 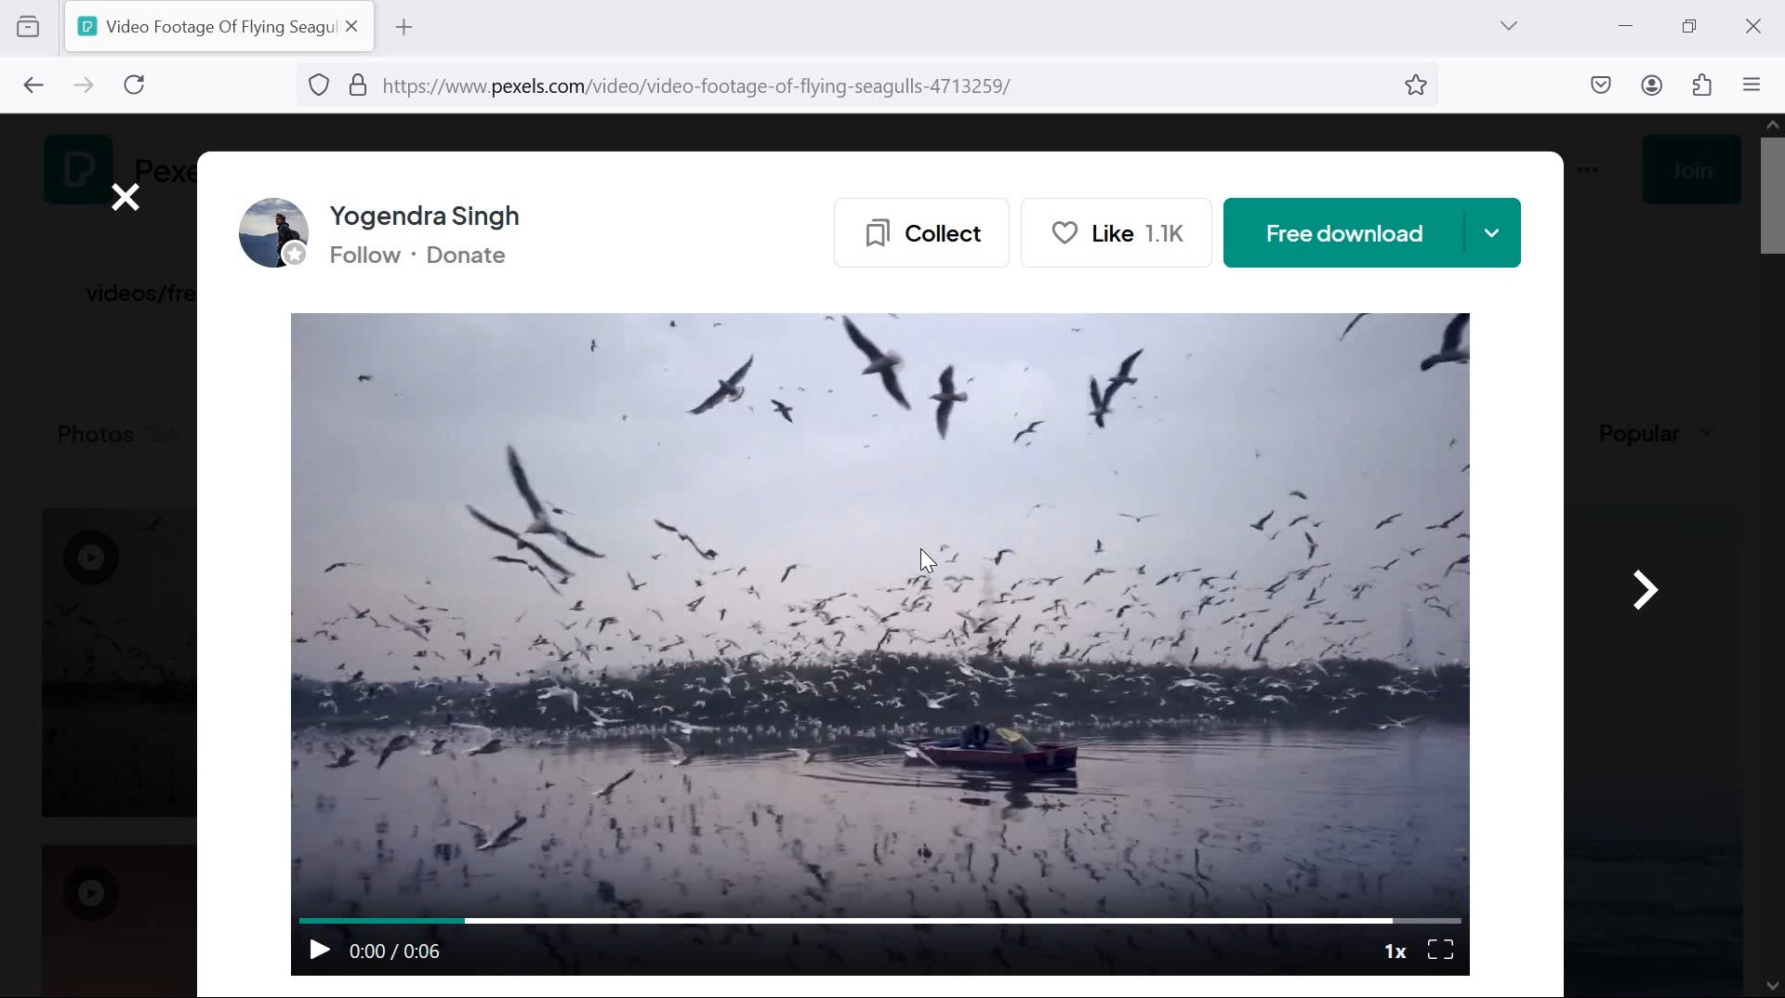 I want to click on BLOCKING TRACKERS, so click(x=320, y=87).